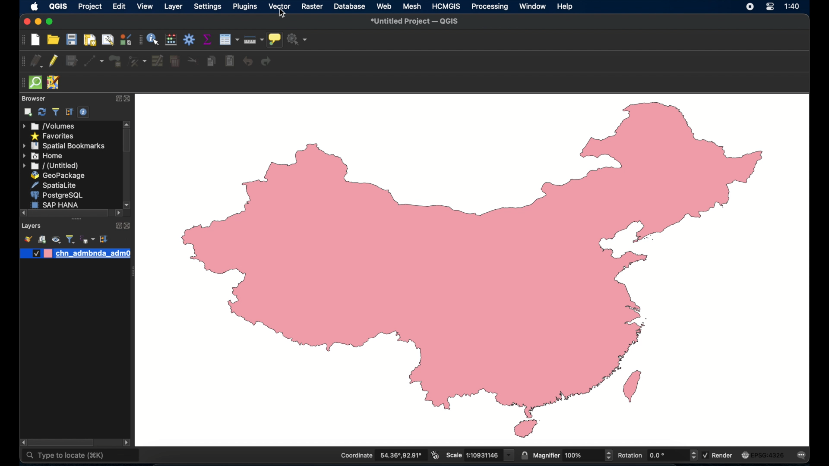 Image resolution: width=829 pixels, height=466 pixels. I want to click on save edits, so click(71, 61).